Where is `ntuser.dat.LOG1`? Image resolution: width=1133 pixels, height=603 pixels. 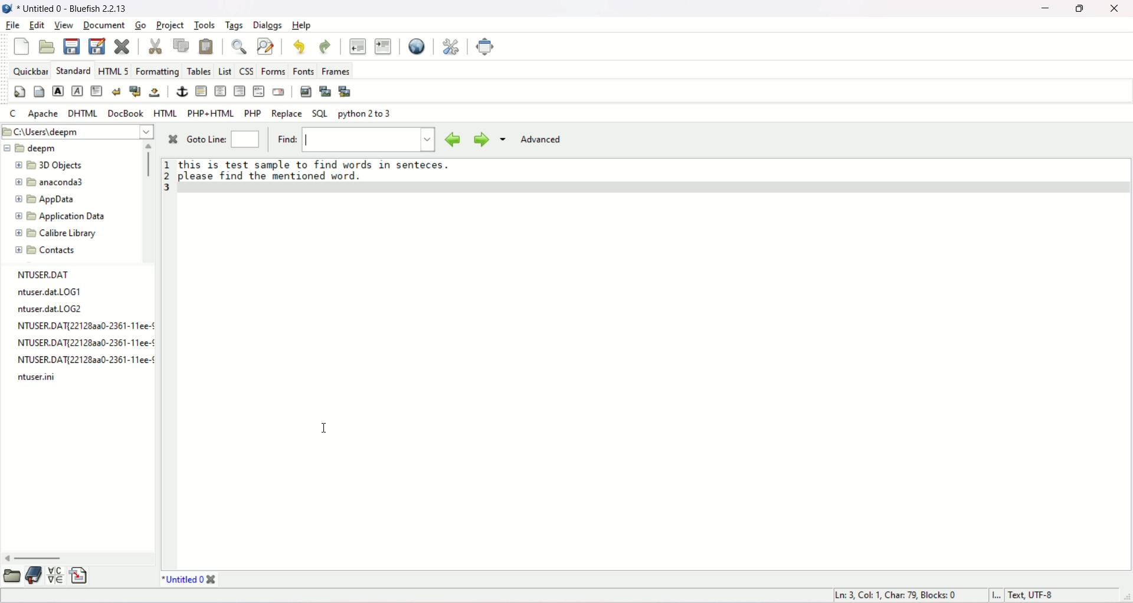 ntuser.dat.LOG1 is located at coordinates (50, 293).